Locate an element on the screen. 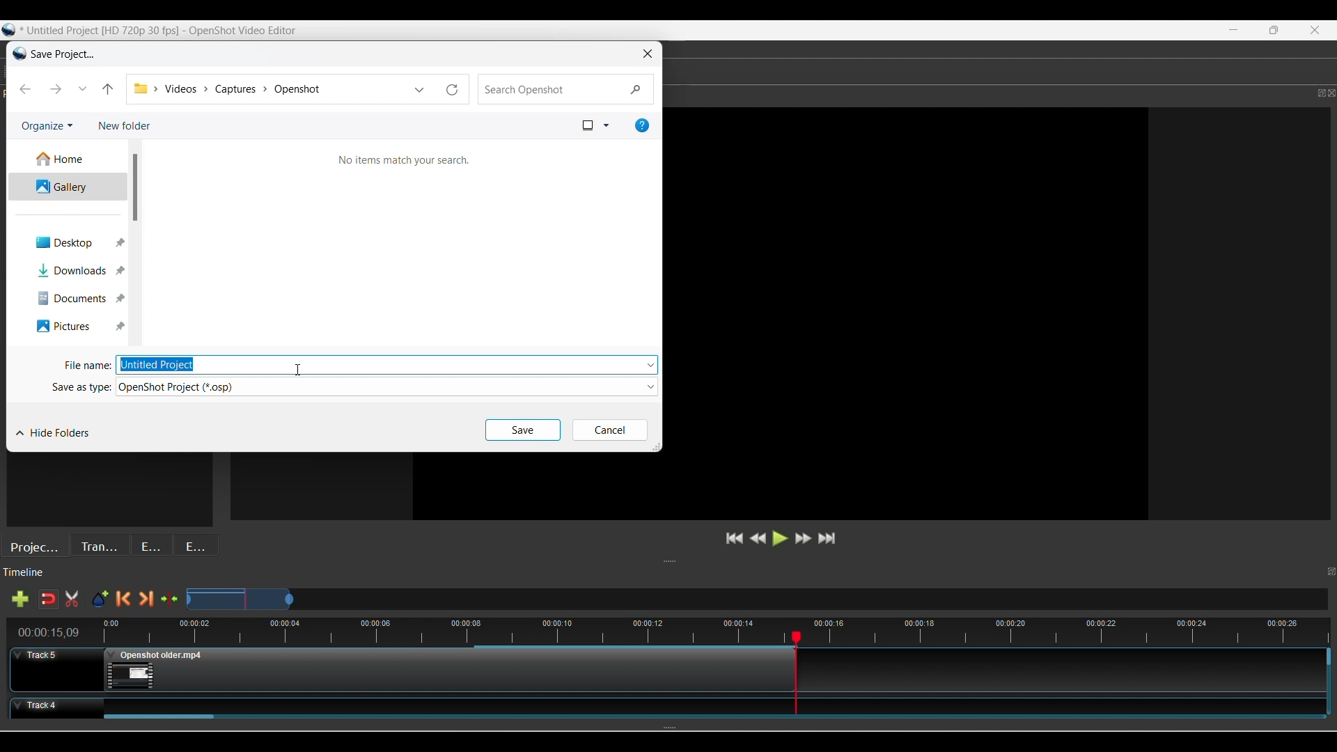  Reload is located at coordinates (453, 89).